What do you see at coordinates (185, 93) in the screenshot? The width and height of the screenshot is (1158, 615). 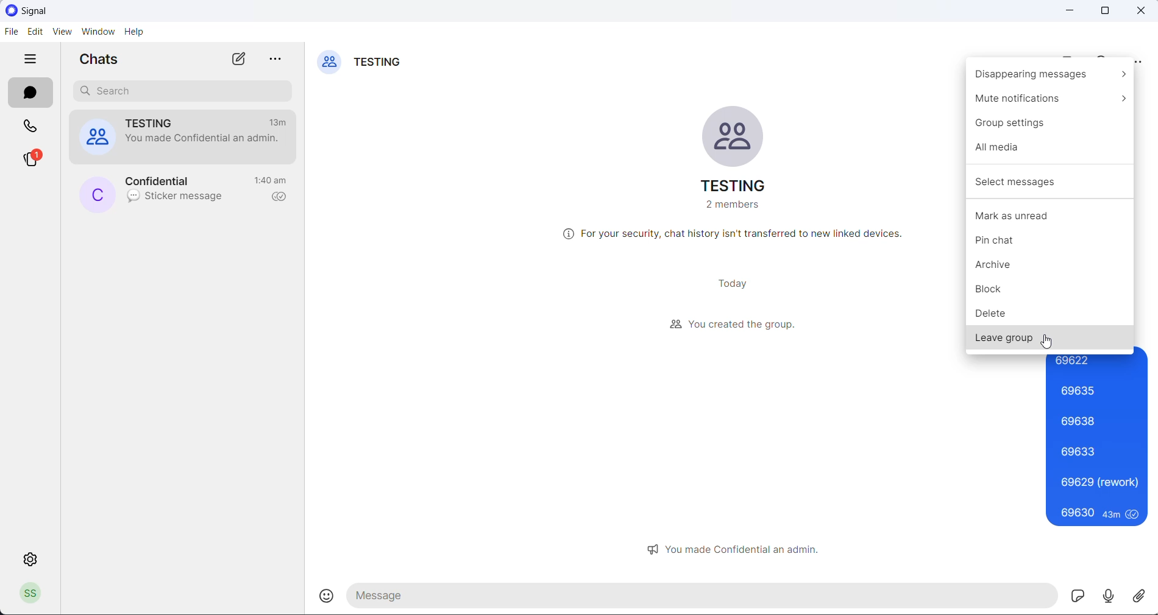 I see `search for chat` at bounding box center [185, 93].